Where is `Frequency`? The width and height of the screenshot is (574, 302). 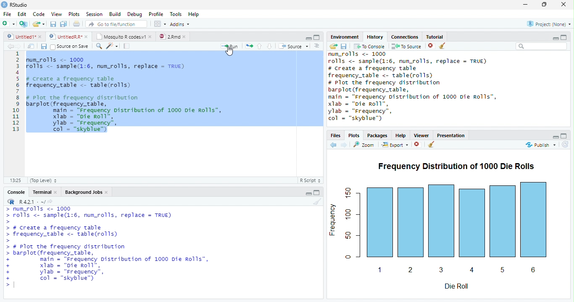 Frequency is located at coordinates (333, 221).